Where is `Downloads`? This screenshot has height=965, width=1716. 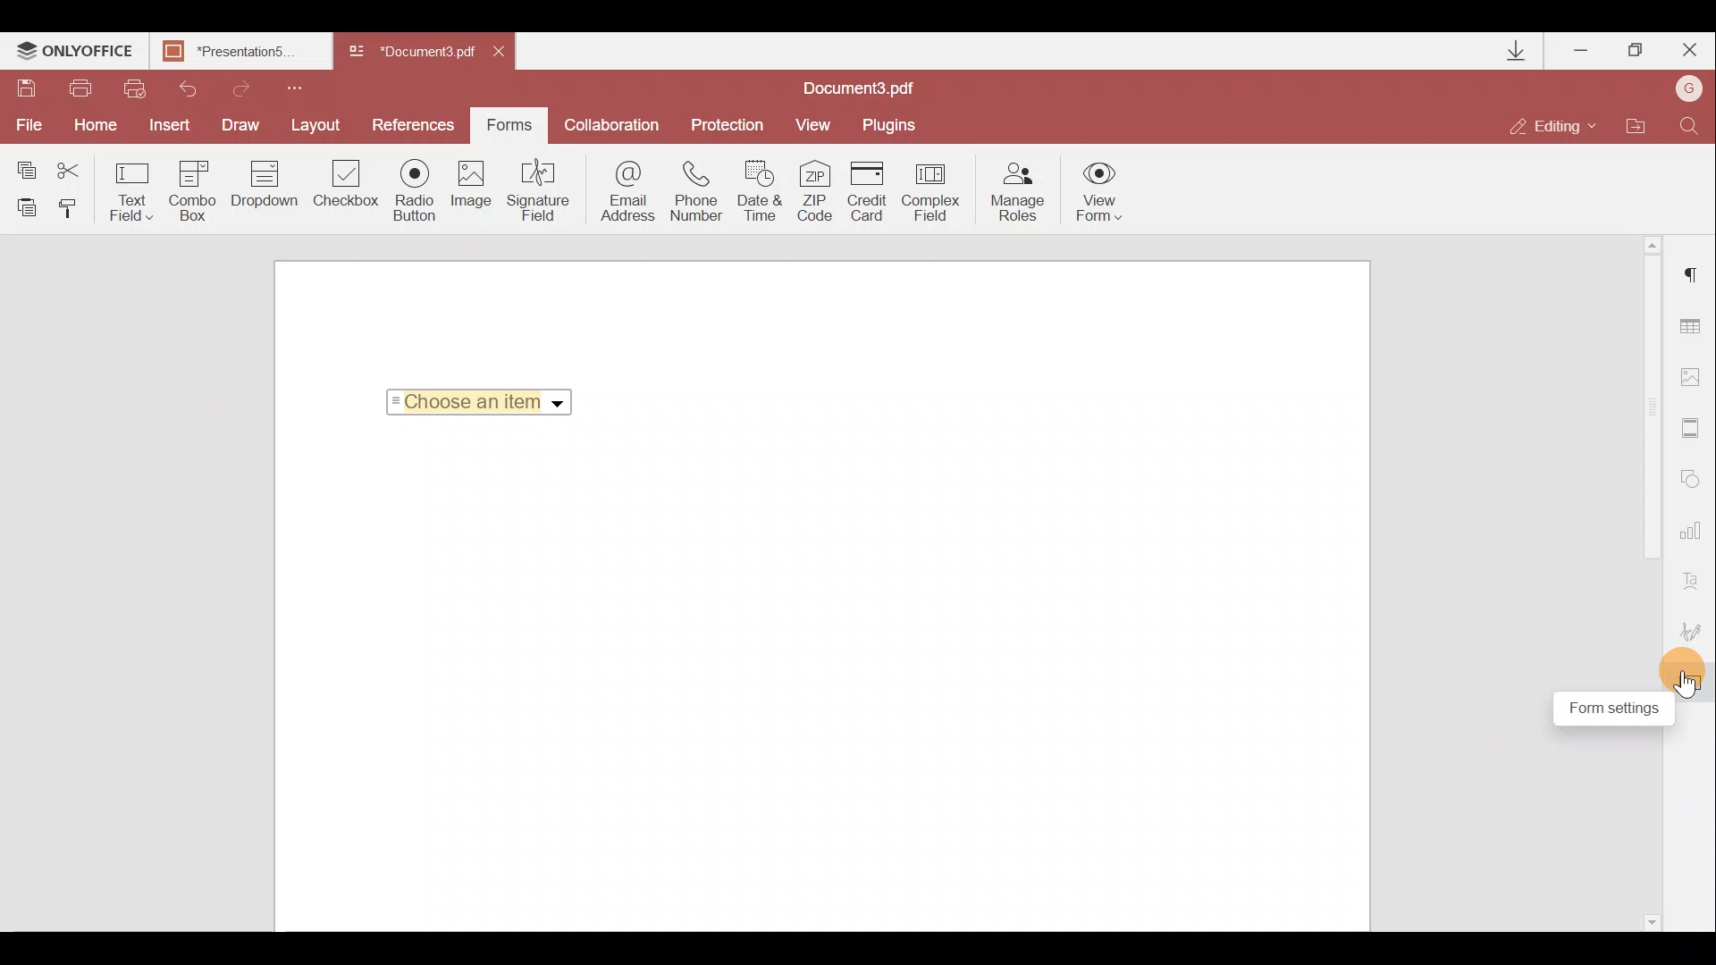 Downloads is located at coordinates (1518, 51).